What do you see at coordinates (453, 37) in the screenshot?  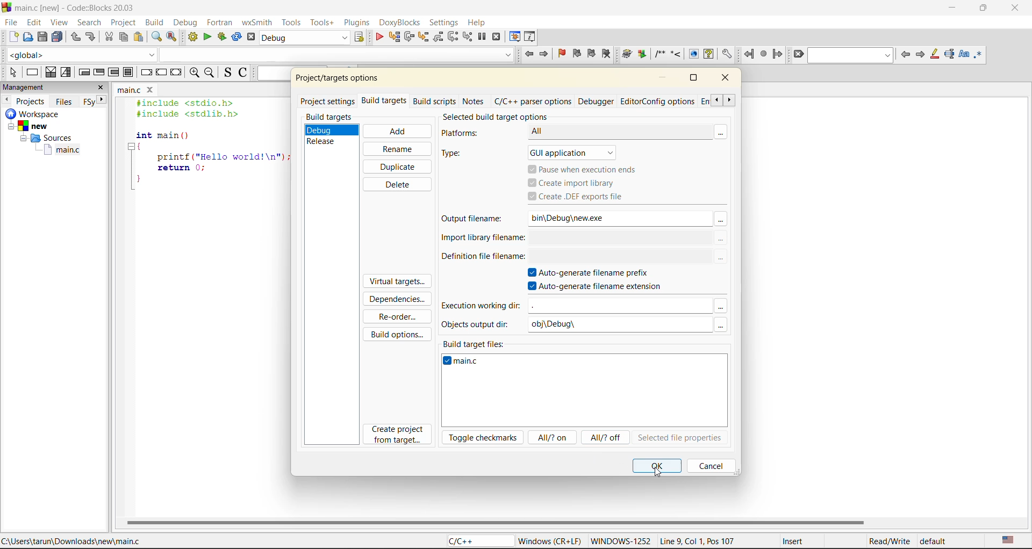 I see `next instruction` at bounding box center [453, 37].